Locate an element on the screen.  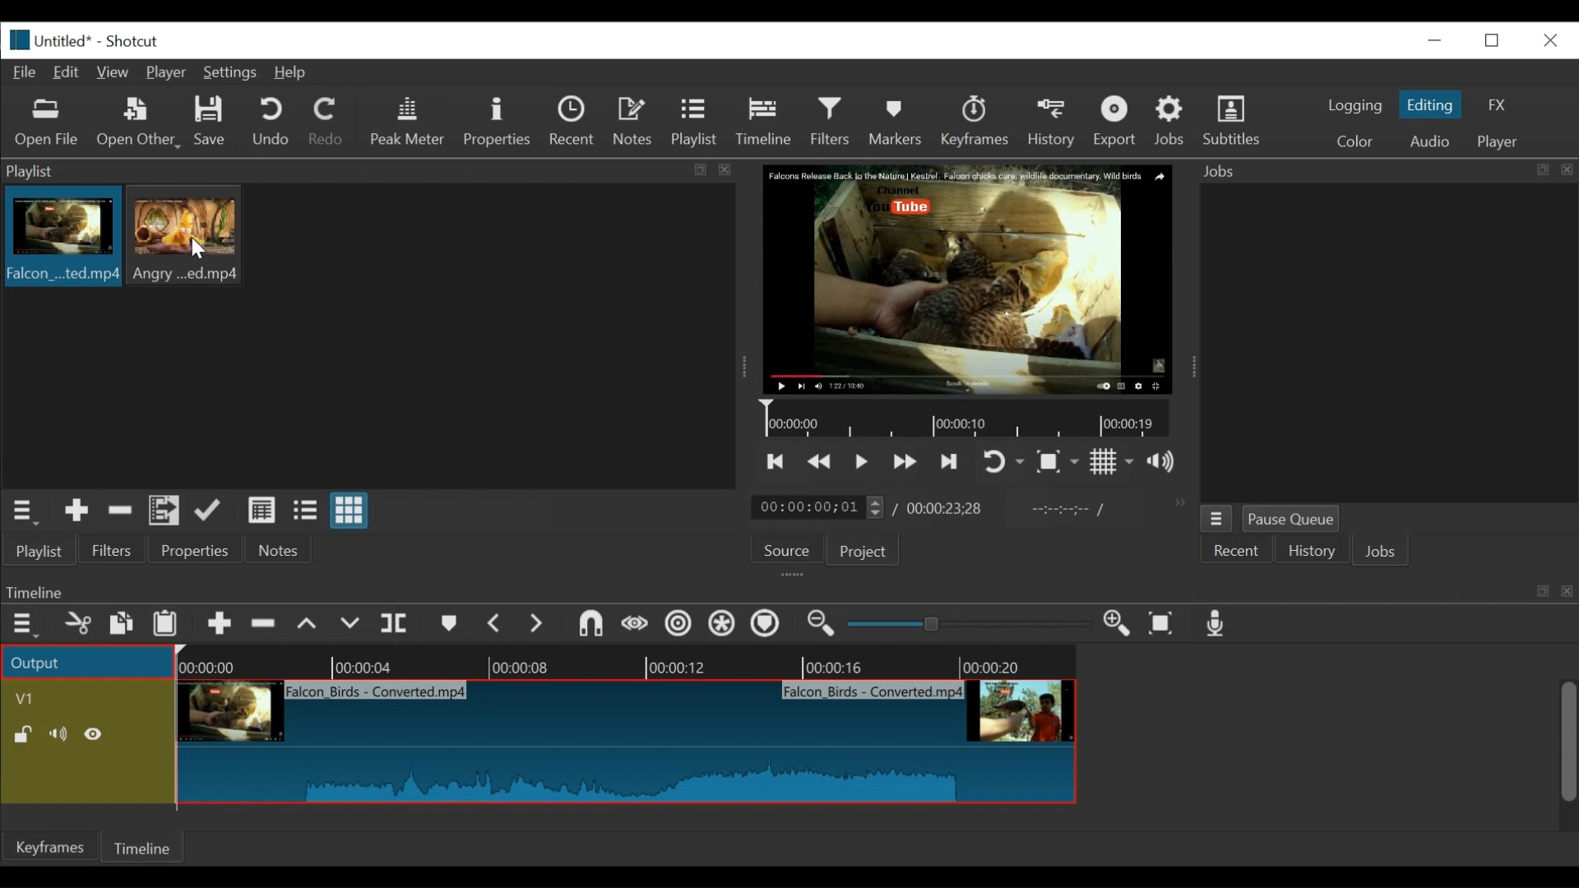
Export is located at coordinates (1118, 123).